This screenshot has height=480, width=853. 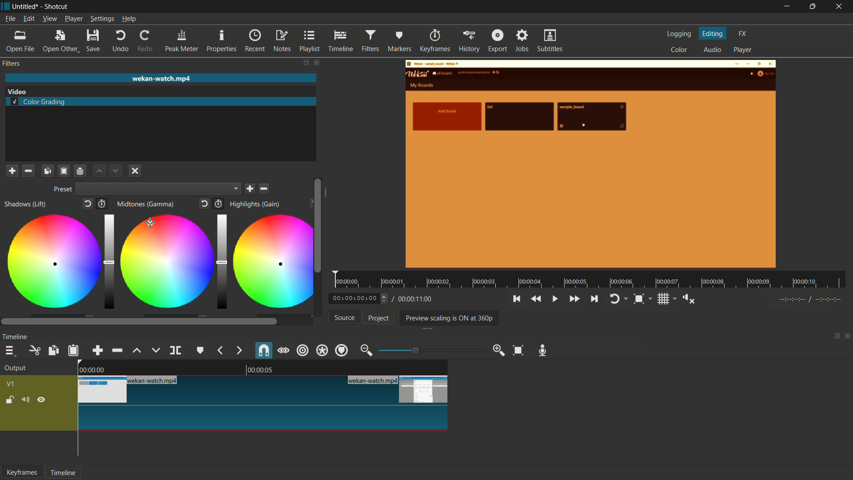 I want to click on audio, so click(x=712, y=50).